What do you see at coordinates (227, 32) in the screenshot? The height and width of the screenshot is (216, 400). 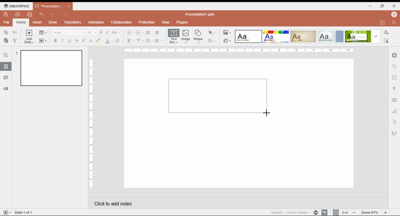 I see `color themes` at bounding box center [227, 32].